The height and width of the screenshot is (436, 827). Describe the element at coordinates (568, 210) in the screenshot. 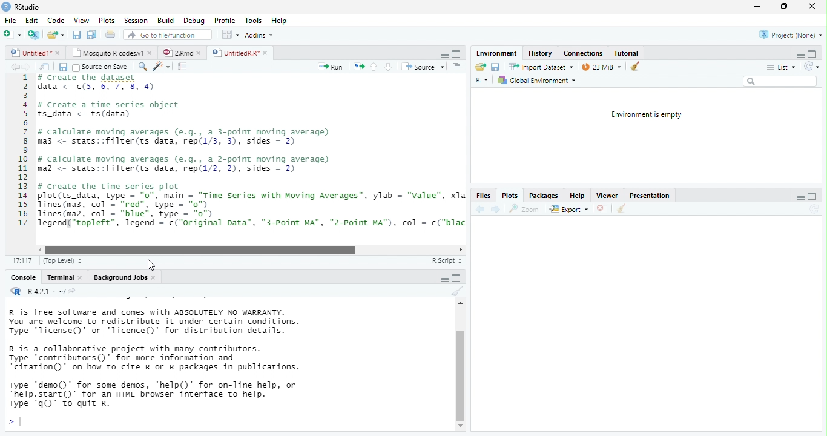

I see `export` at that location.